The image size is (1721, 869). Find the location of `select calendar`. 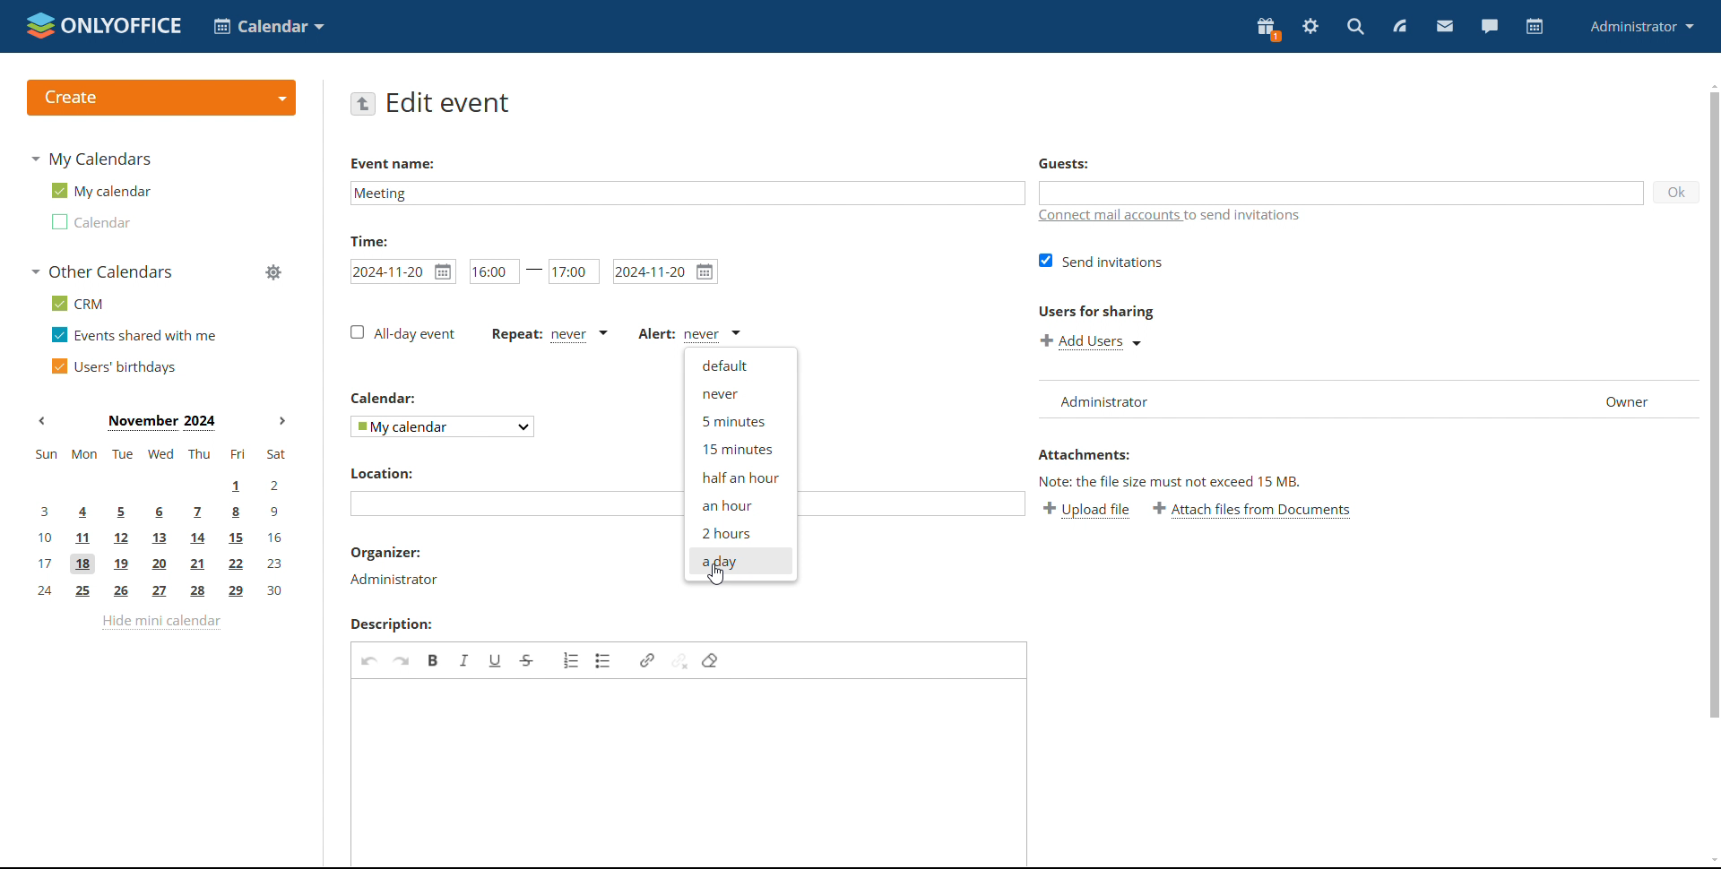

select calendar is located at coordinates (443, 426).